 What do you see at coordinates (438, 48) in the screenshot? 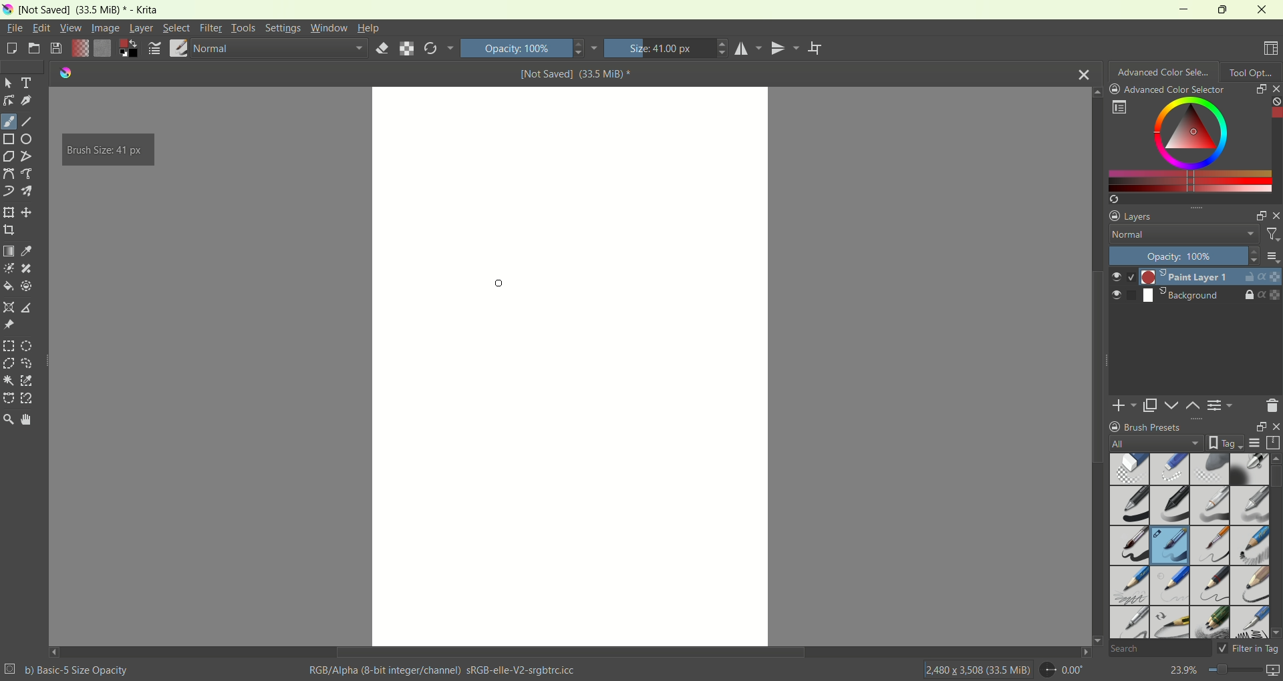
I see `reload` at bounding box center [438, 48].